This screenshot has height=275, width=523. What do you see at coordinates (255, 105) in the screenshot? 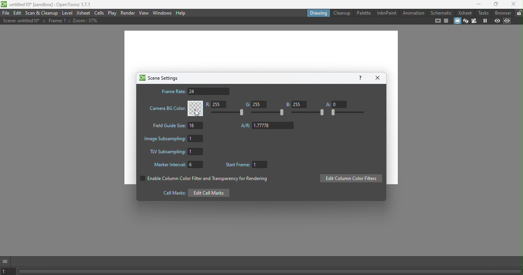
I see `G` at bounding box center [255, 105].